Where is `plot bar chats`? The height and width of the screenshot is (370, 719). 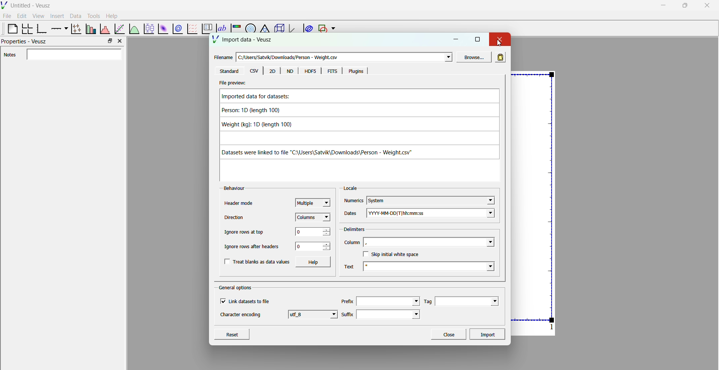 plot bar chats is located at coordinates (90, 29).